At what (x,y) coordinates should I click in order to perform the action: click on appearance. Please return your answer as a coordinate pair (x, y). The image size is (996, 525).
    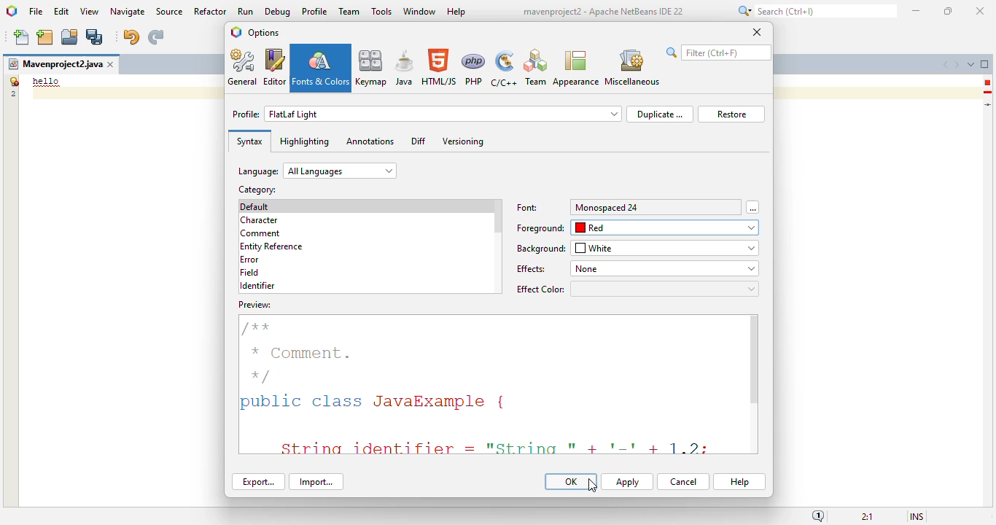
    Looking at the image, I should click on (576, 69).